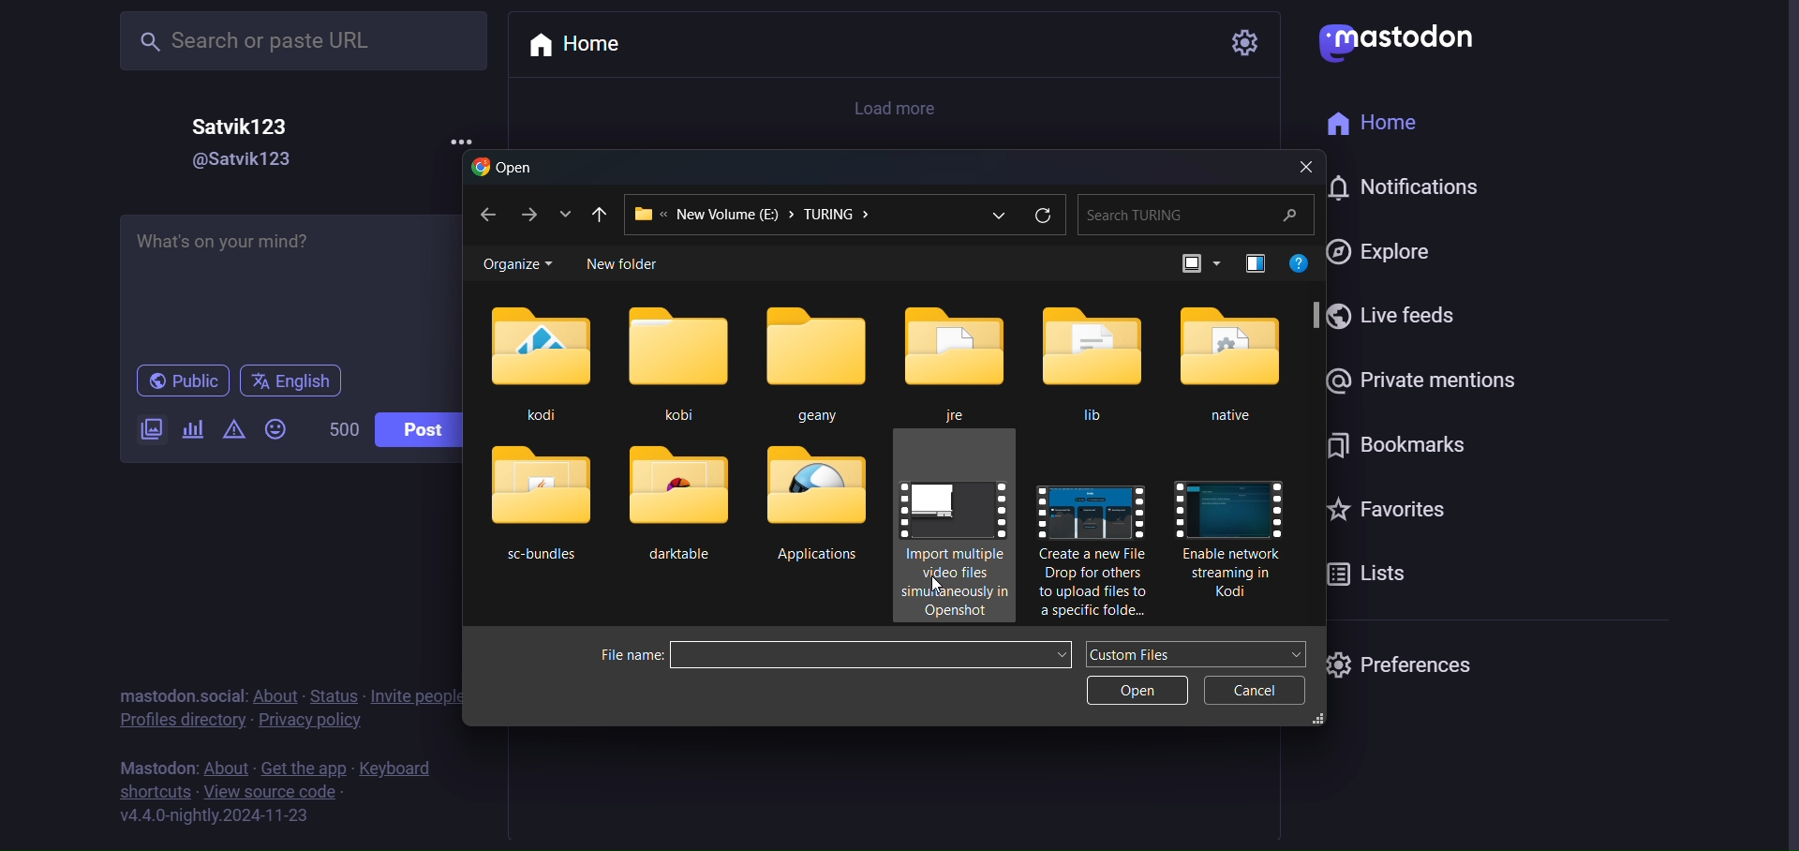 The width and height of the screenshot is (1799, 851). What do you see at coordinates (272, 793) in the screenshot?
I see `source code` at bounding box center [272, 793].